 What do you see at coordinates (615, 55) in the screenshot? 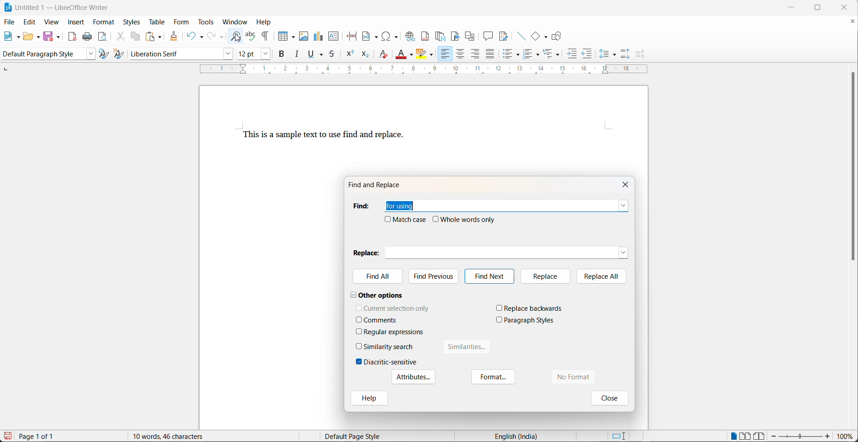
I see `line spacing` at bounding box center [615, 55].